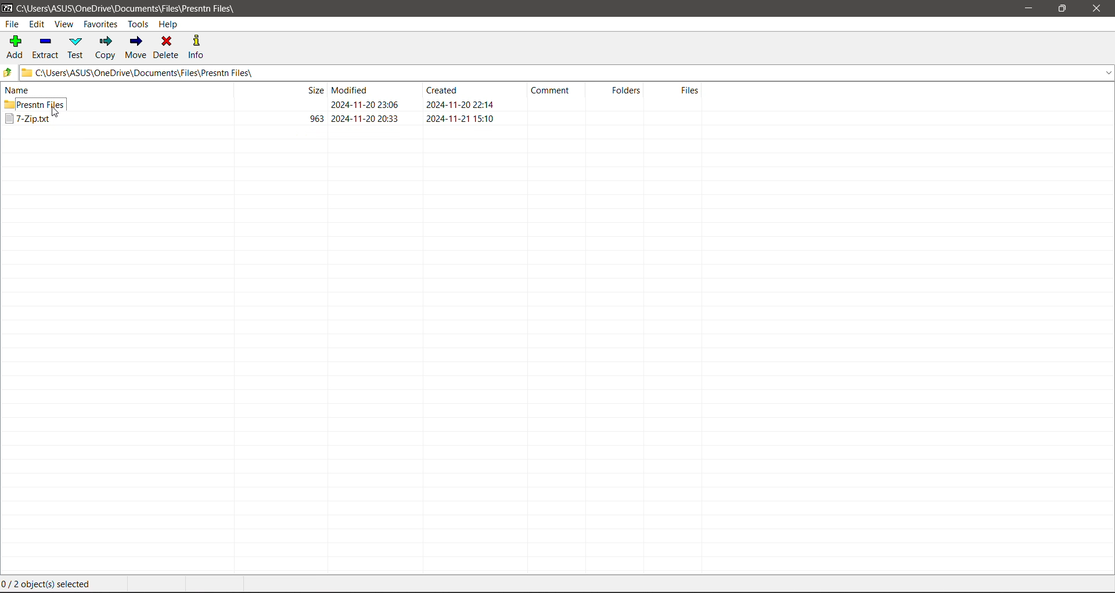 This screenshot has height=593, width=1115. What do you see at coordinates (353, 104) in the screenshot?
I see `Destination Folder where the file is copied to` at bounding box center [353, 104].